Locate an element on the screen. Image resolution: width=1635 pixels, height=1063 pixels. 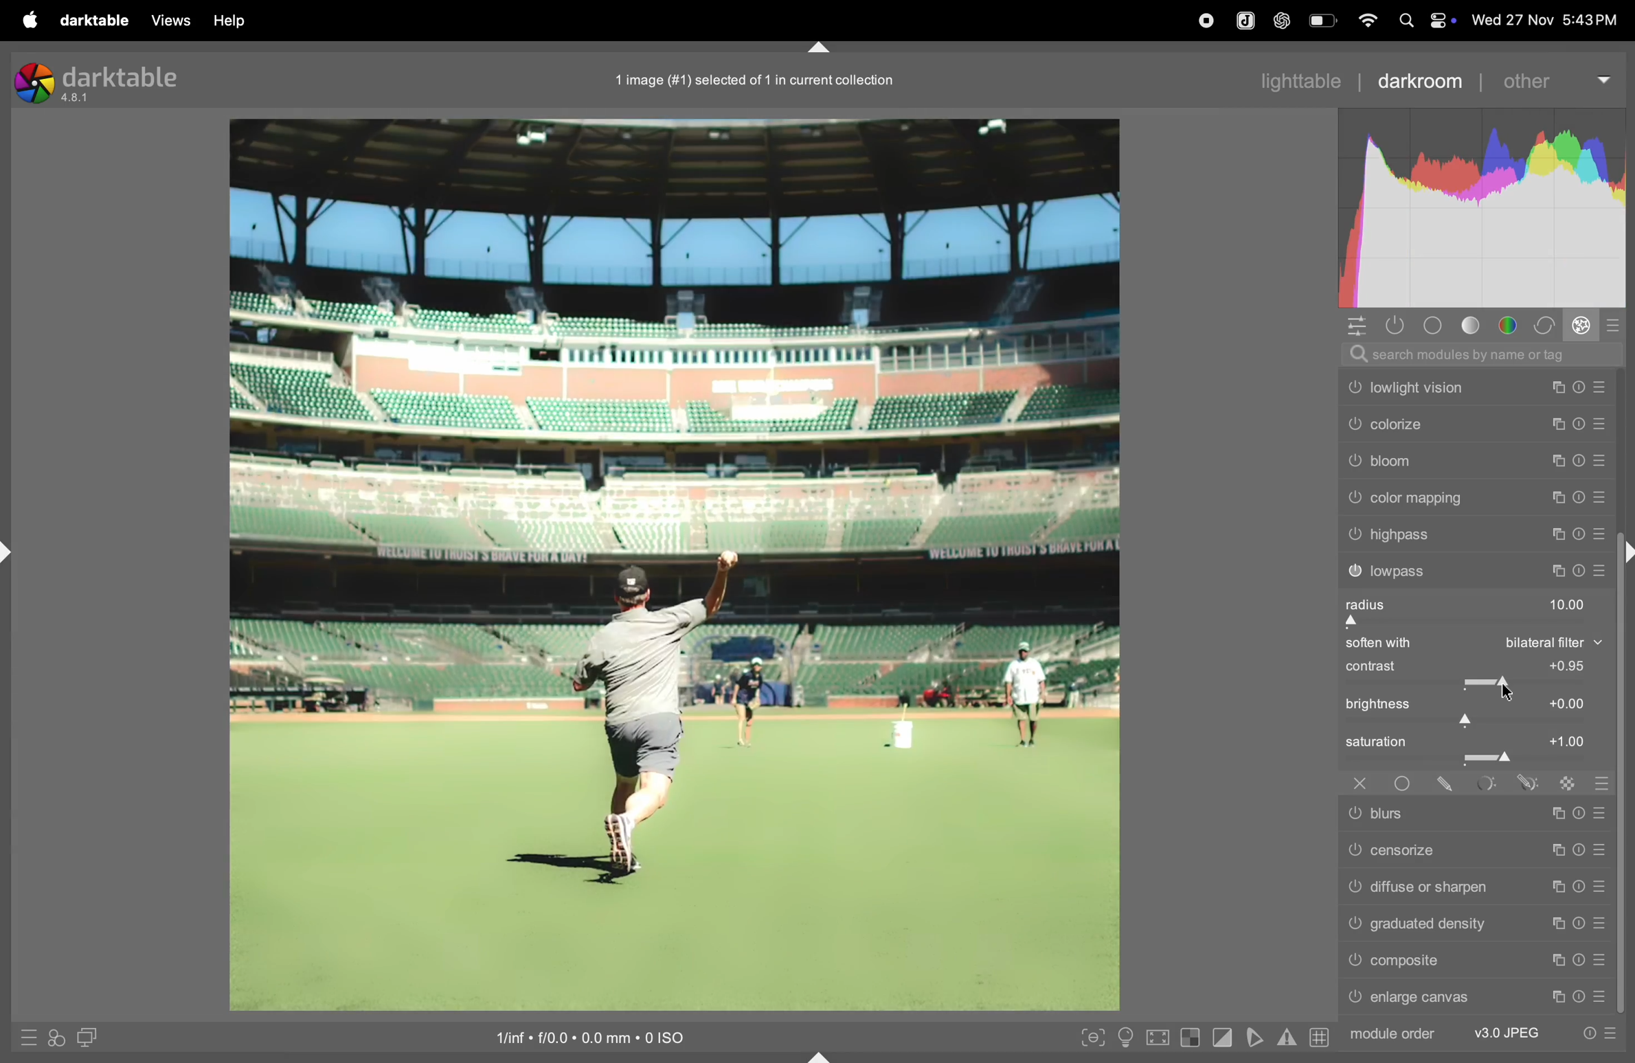
off is located at coordinates (1357, 784).